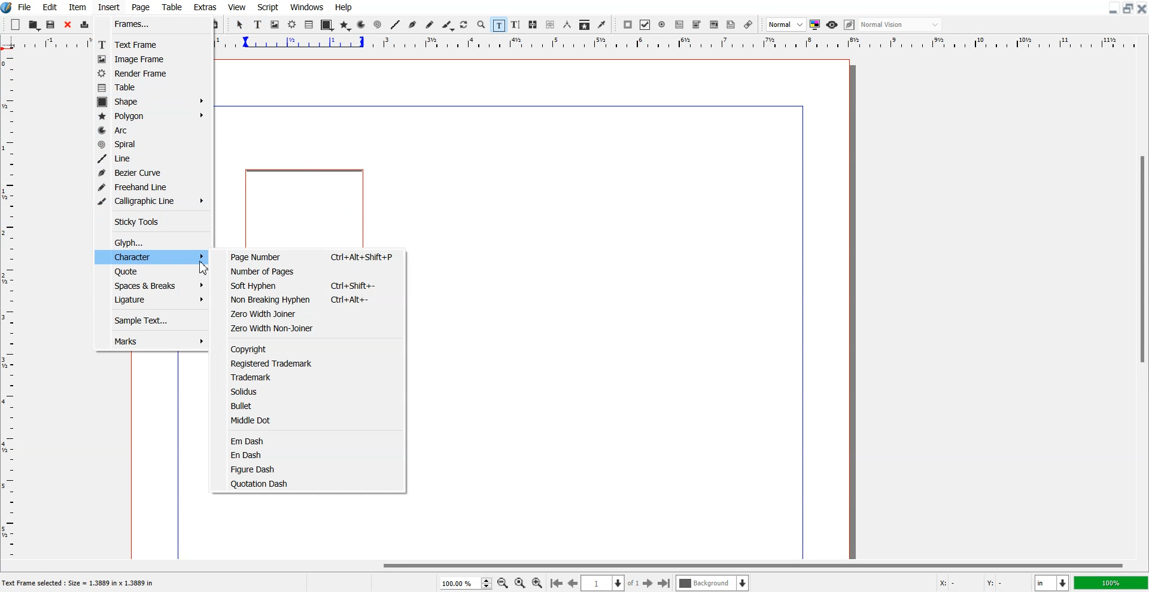 The image size is (1149, 592). What do you see at coordinates (259, 25) in the screenshot?
I see `Text Frame` at bounding box center [259, 25].